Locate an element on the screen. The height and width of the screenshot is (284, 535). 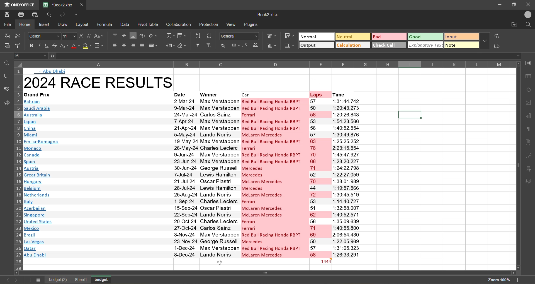
align center is located at coordinates (124, 46).